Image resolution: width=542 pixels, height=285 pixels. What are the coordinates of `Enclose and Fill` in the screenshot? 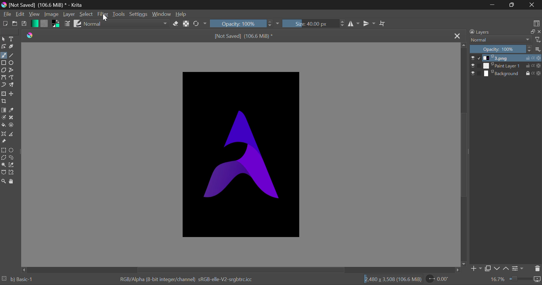 It's located at (12, 125).